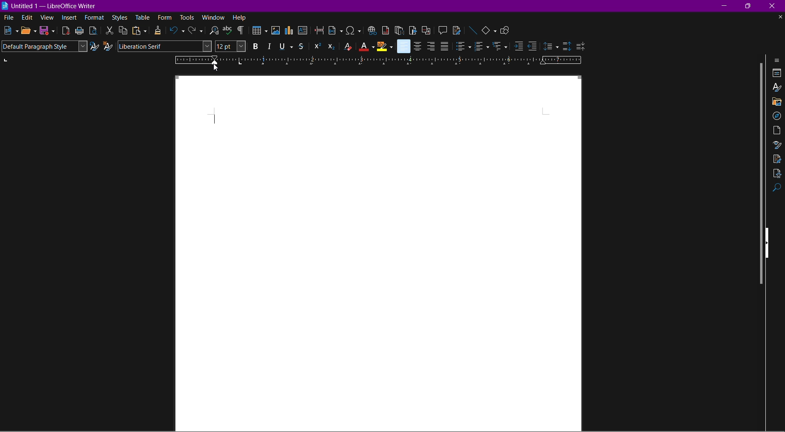 The height and width of the screenshot is (432, 785). What do you see at coordinates (380, 60) in the screenshot?
I see `Scale` at bounding box center [380, 60].